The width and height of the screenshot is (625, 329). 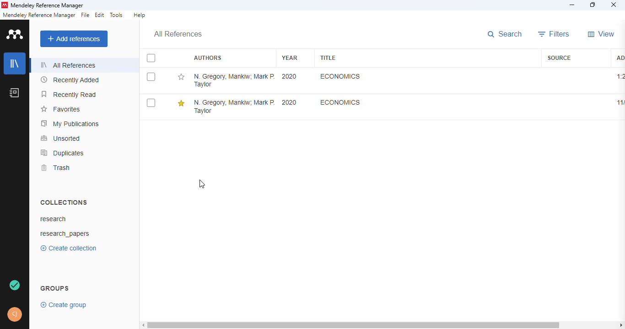 What do you see at coordinates (39, 15) in the screenshot?
I see `mendeley reference manager` at bounding box center [39, 15].